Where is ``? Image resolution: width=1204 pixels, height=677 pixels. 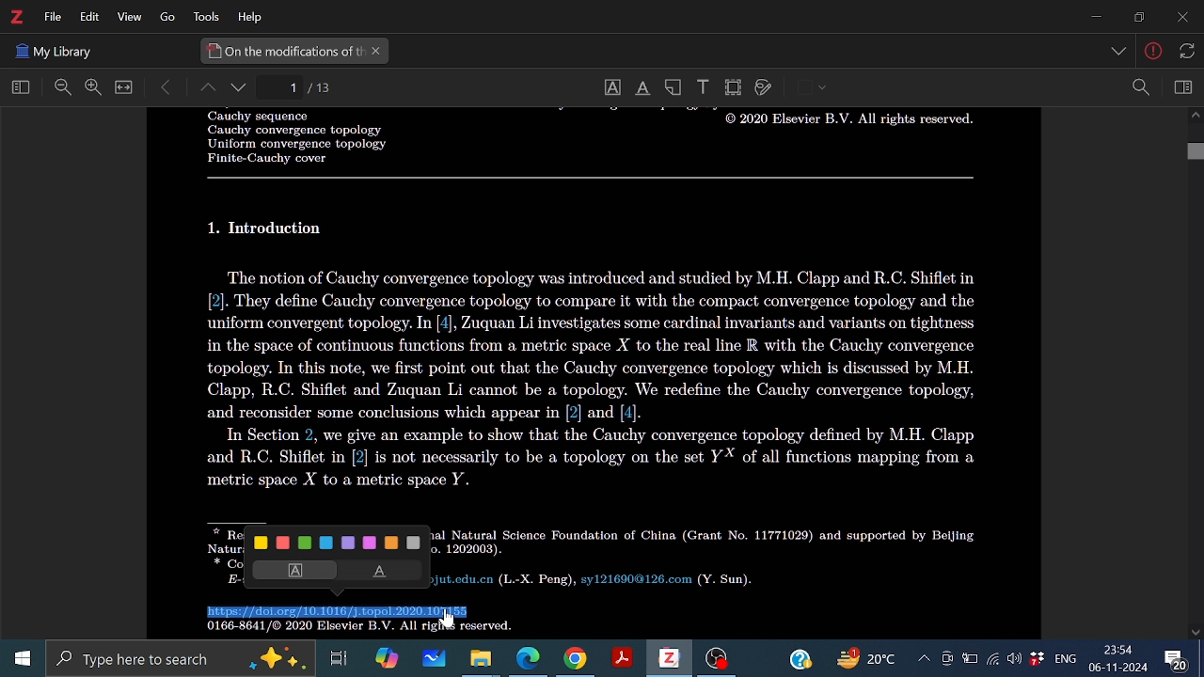  is located at coordinates (352, 629).